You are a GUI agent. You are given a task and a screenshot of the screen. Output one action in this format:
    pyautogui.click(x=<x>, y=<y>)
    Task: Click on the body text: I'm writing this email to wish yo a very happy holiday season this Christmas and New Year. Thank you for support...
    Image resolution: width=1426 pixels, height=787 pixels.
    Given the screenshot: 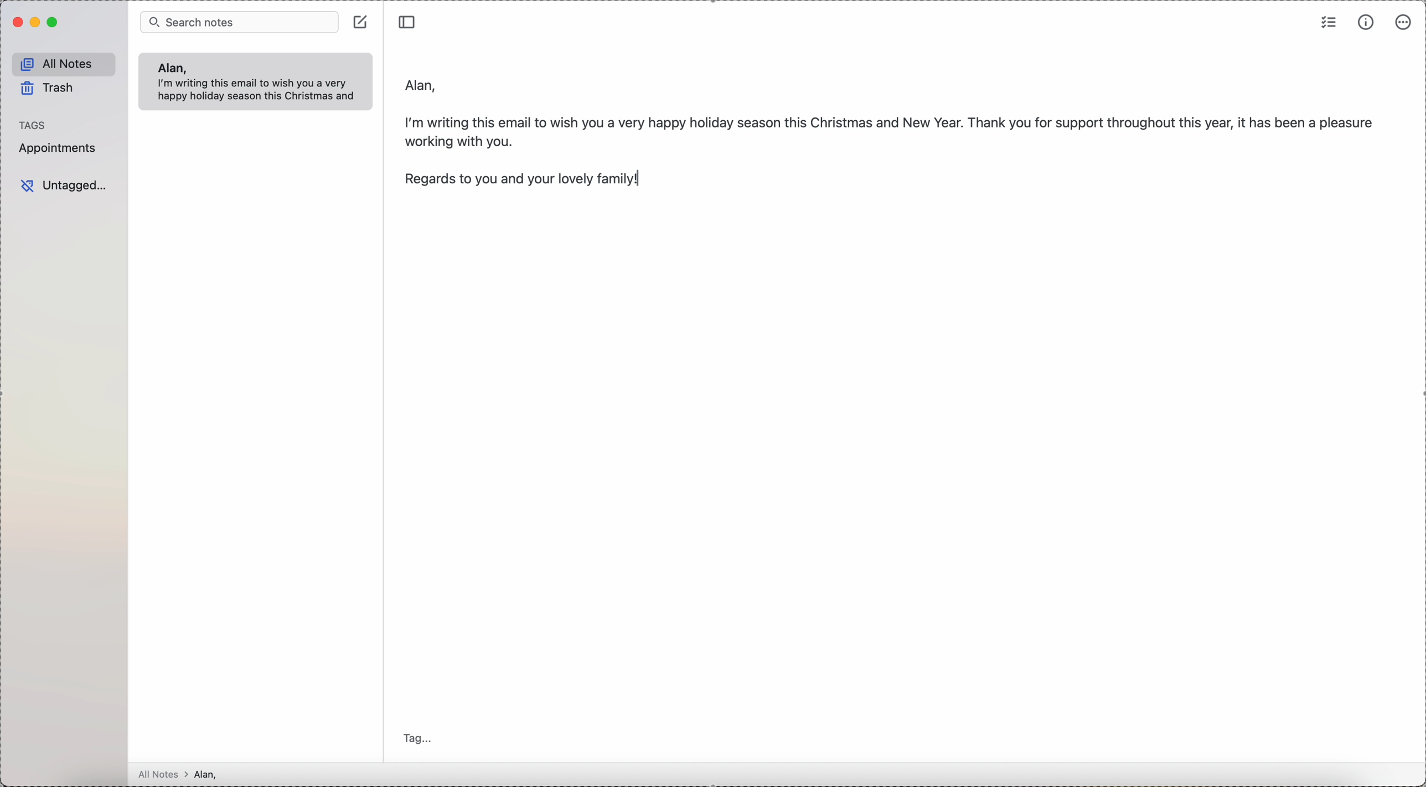 What is the action you would take?
    pyautogui.click(x=891, y=128)
    